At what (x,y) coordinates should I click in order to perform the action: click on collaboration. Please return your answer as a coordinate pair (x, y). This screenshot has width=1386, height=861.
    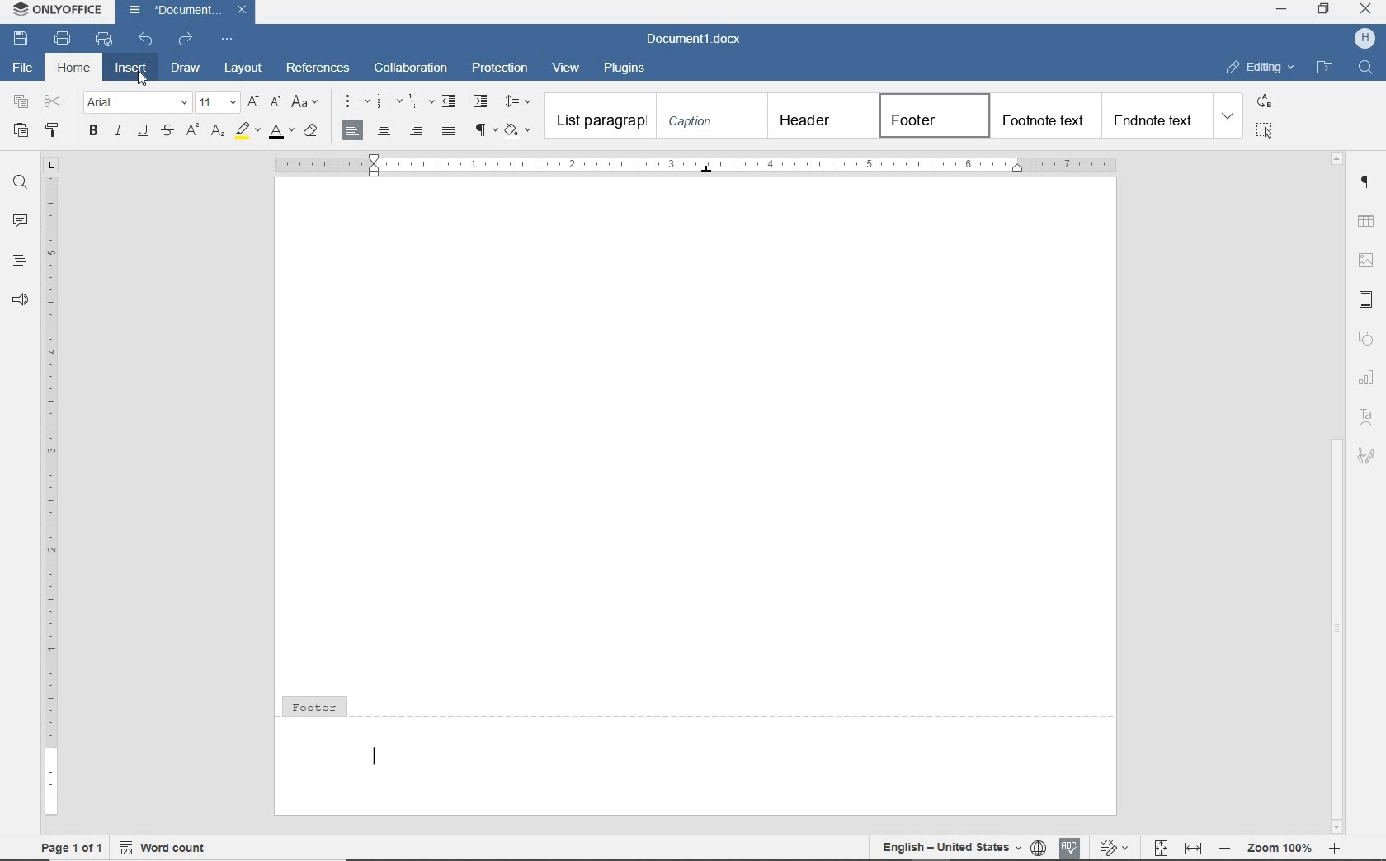
    Looking at the image, I should click on (408, 69).